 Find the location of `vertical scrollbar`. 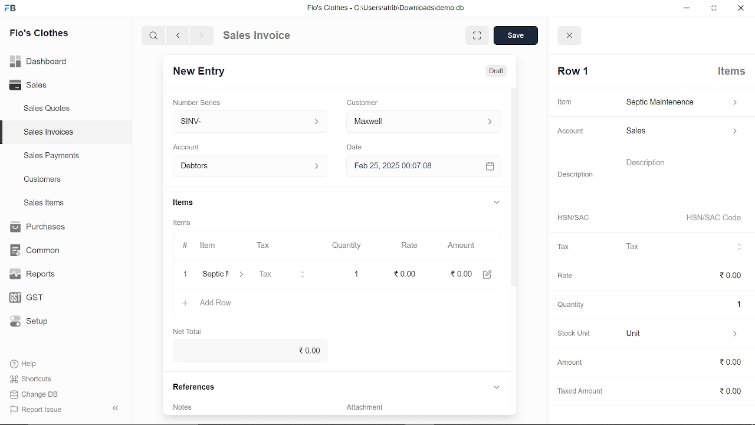

vertical scrollbar is located at coordinates (516, 192).